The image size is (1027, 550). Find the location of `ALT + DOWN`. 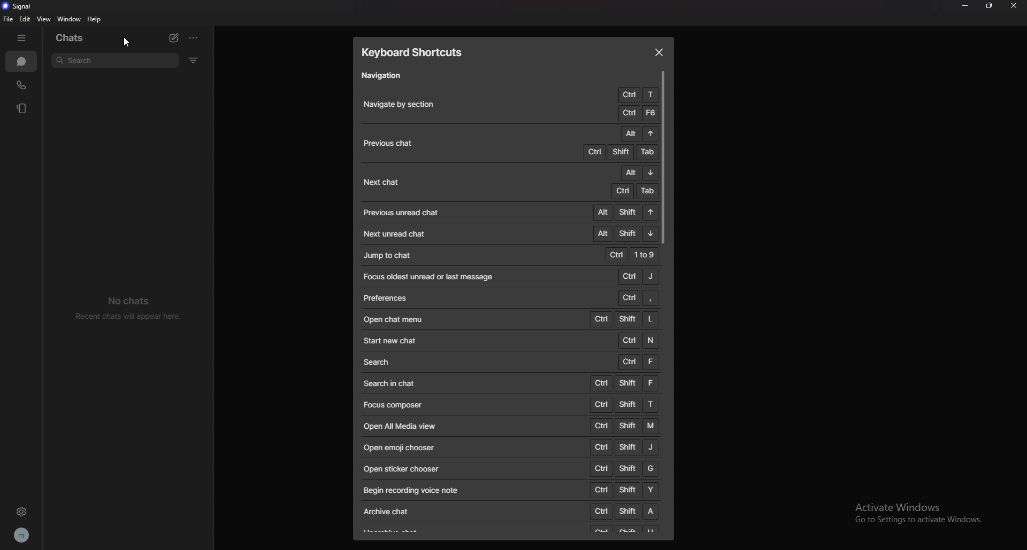

ALT + DOWN is located at coordinates (638, 173).